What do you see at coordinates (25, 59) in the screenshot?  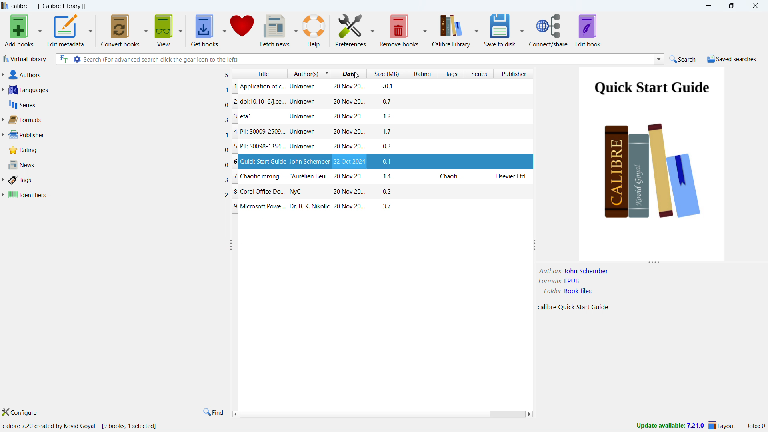 I see `virtual library` at bounding box center [25, 59].